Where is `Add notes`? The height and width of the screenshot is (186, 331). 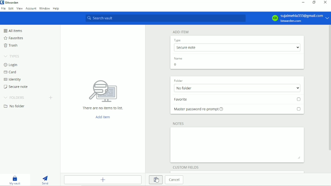 Add notes is located at coordinates (238, 145).